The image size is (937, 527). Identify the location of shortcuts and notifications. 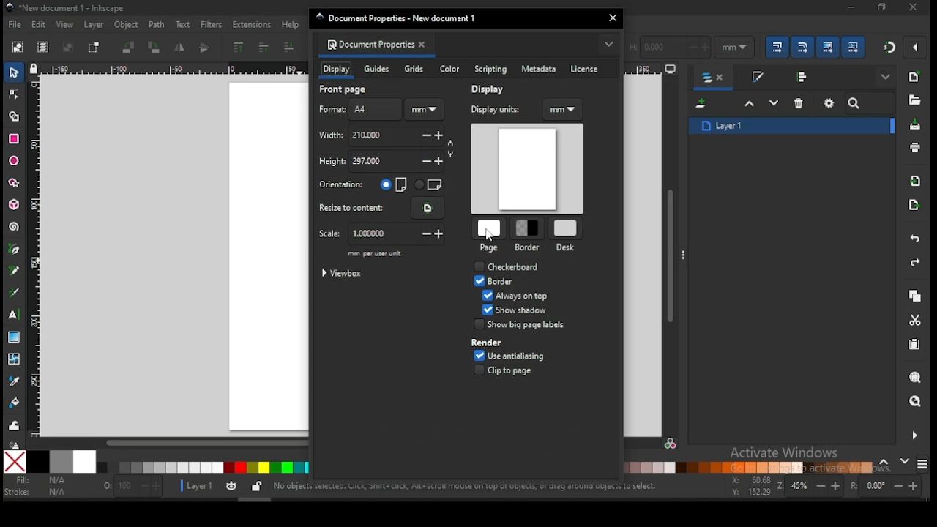
(464, 487).